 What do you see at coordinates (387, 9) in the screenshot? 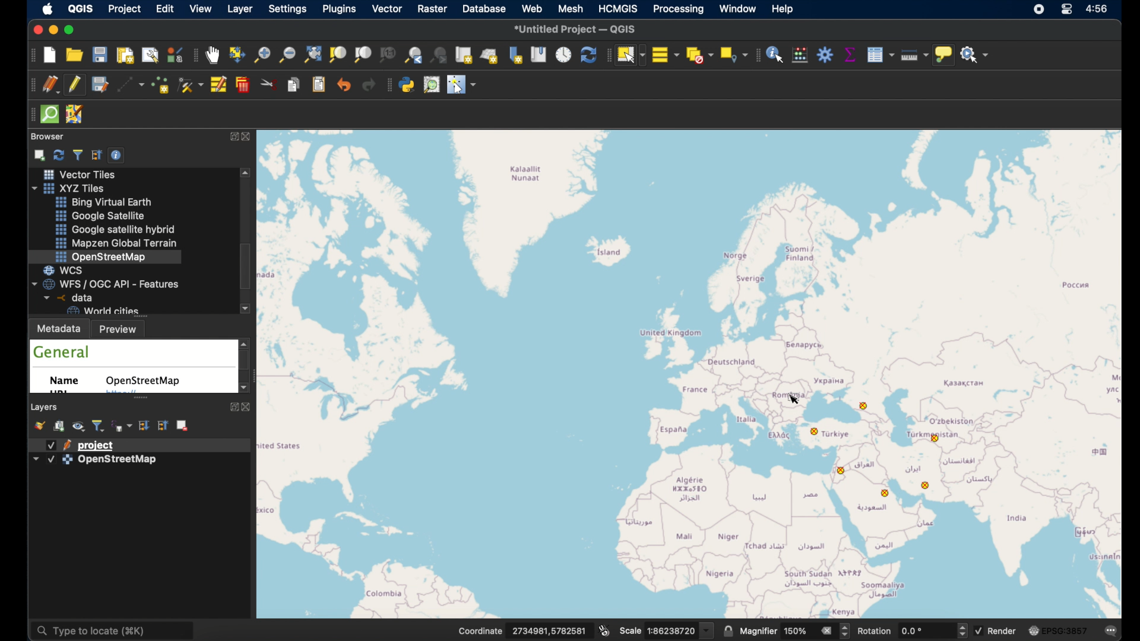
I see `vector` at bounding box center [387, 9].